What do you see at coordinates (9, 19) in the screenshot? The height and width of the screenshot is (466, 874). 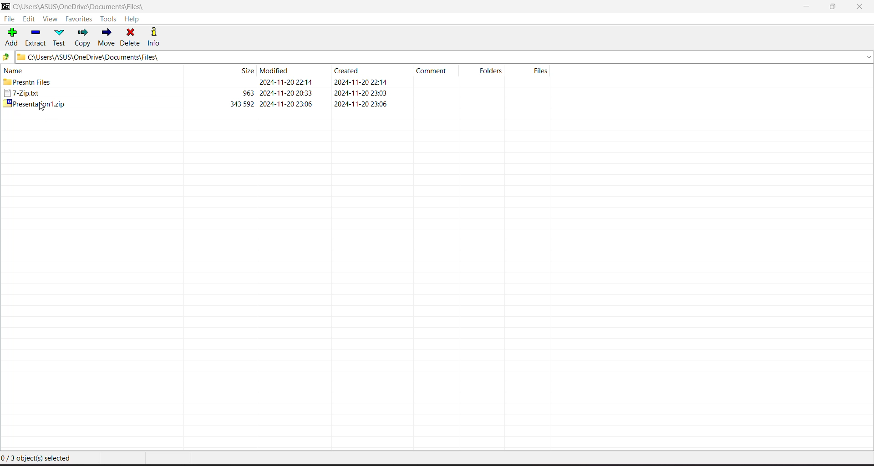 I see `File` at bounding box center [9, 19].